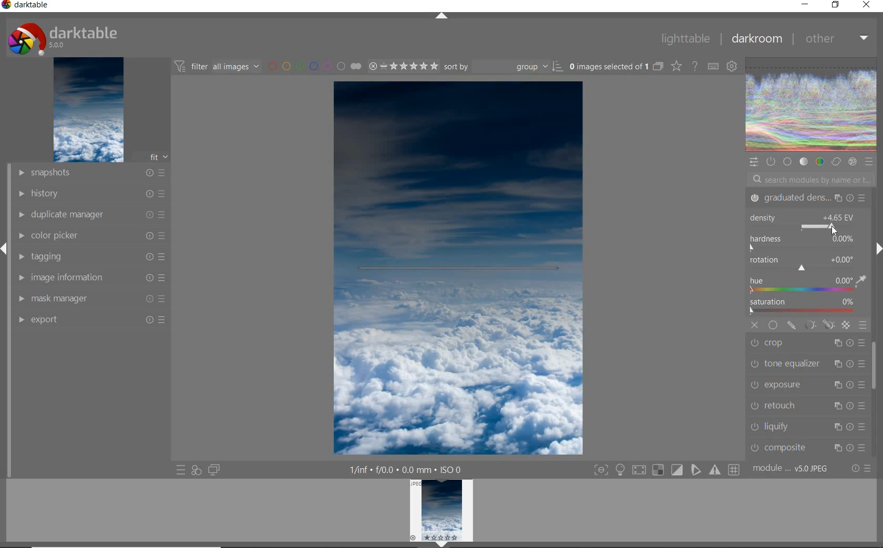 This screenshot has height=548, width=883. I want to click on CLOSE, so click(755, 325).